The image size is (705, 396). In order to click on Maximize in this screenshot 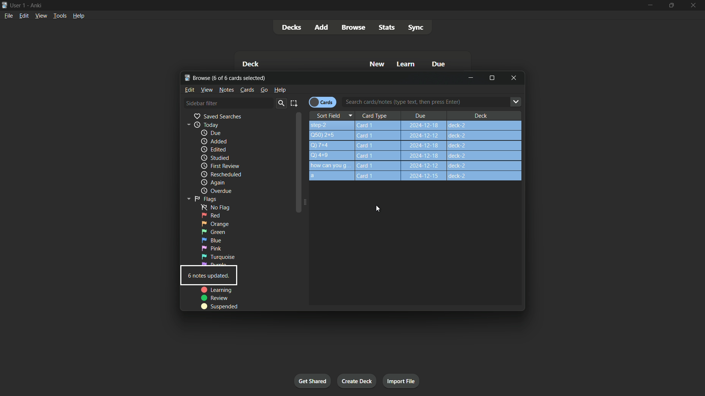, I will do `click(492, 78)`.